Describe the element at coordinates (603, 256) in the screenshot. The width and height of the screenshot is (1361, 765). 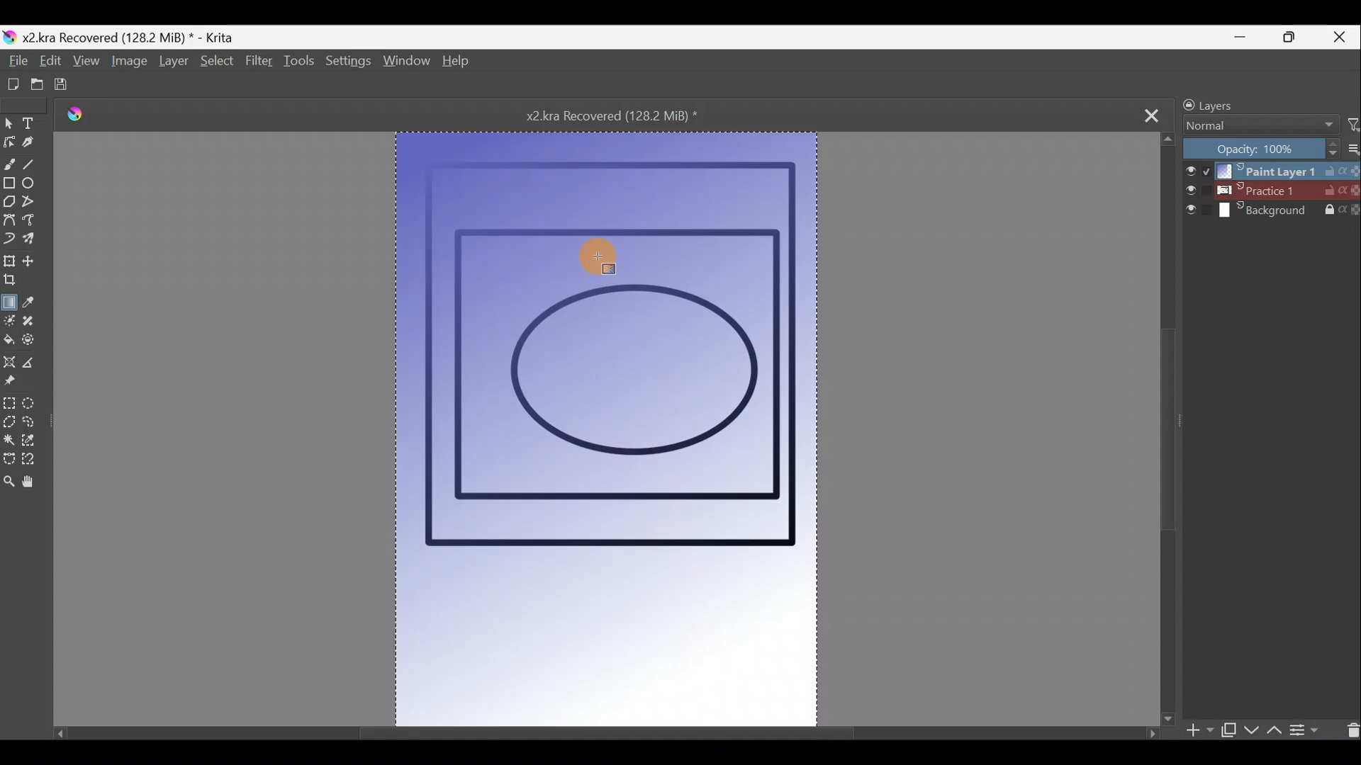
I see `Cursor` at that location.